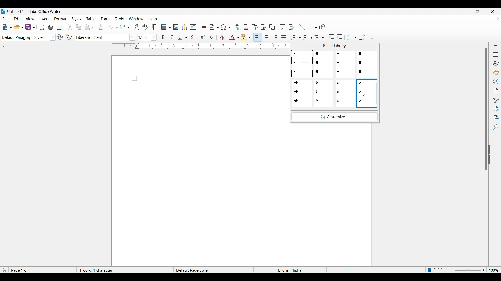  Describe the element at coordinates (234, 37) in the screenshot. I see `color for font` at that location.